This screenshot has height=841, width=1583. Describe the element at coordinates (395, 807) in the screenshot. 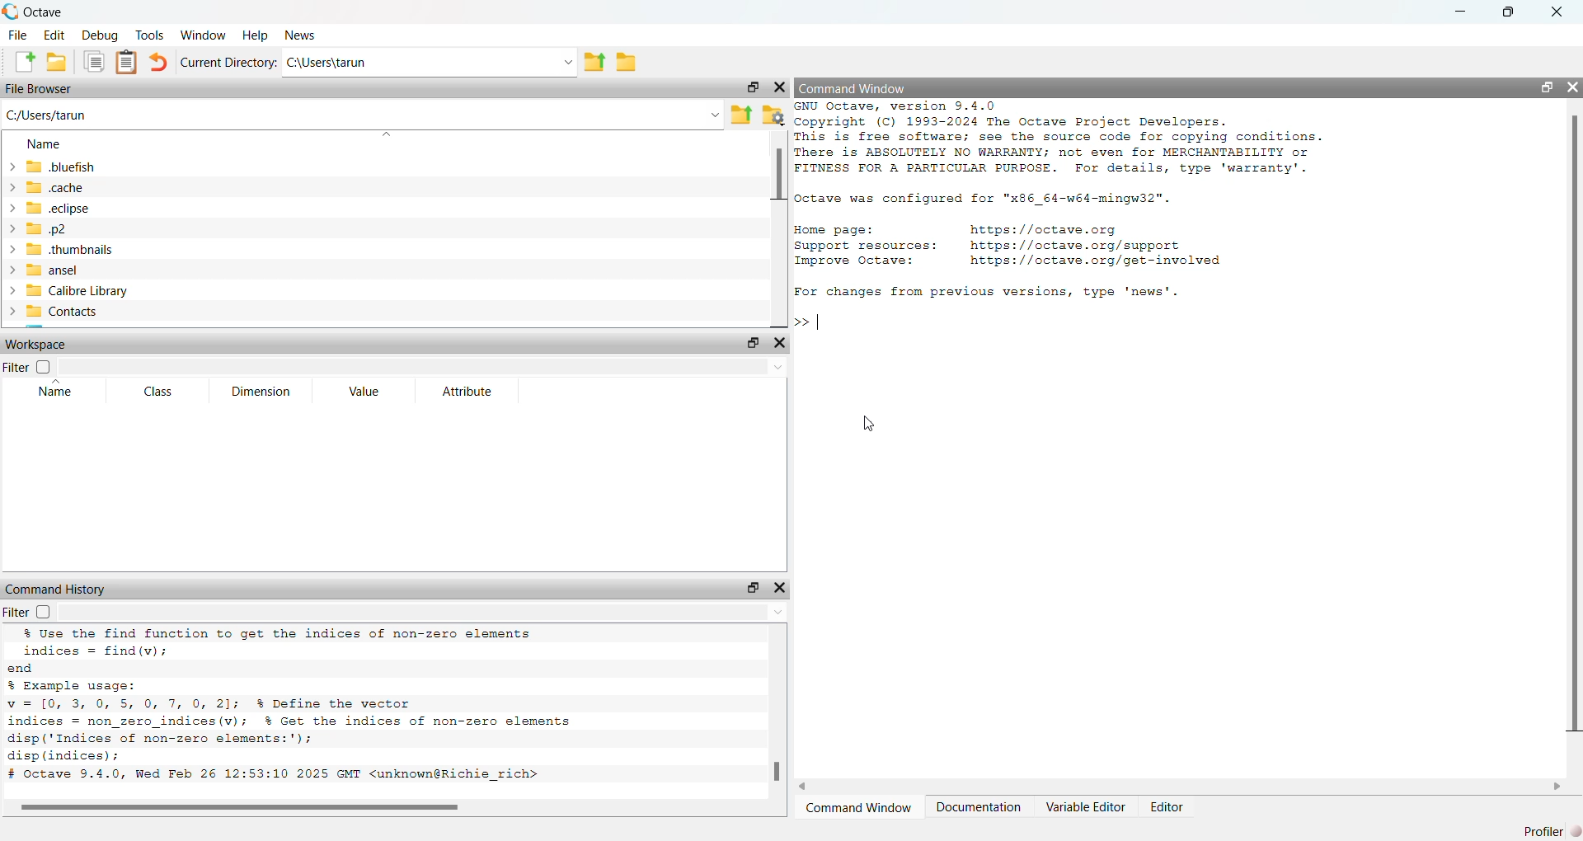

I see `horizontal scroll bar` at that location.